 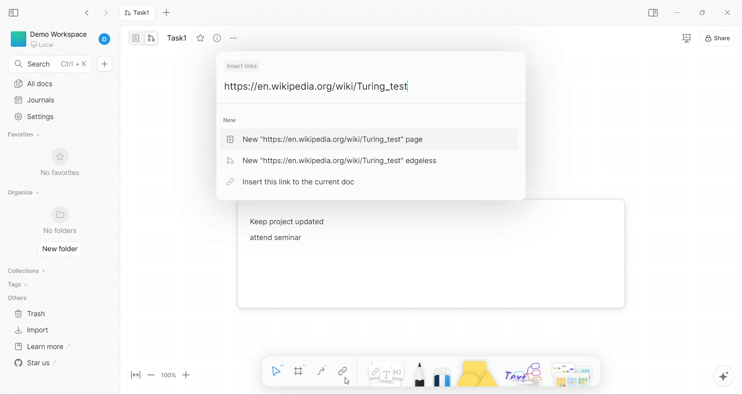 I want to click on eraser, so click(x=442, y=377).